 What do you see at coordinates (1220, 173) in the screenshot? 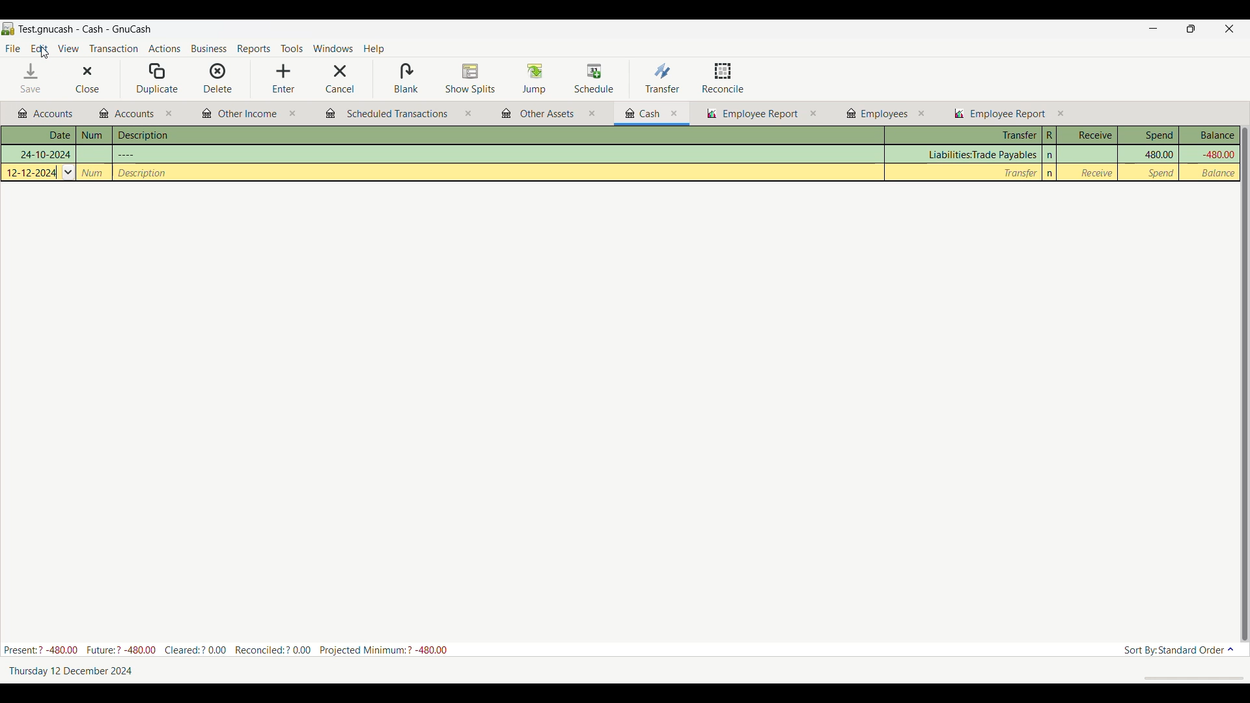
I see `Balance column` at bounding box center [1220, 173].